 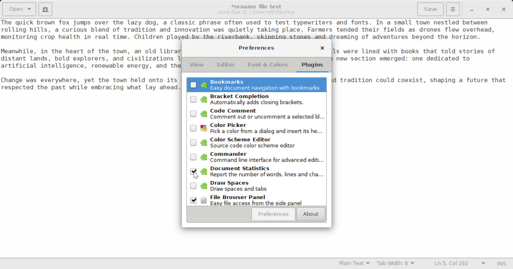 I want to click on Selected Language, so click(x=355, y=264).